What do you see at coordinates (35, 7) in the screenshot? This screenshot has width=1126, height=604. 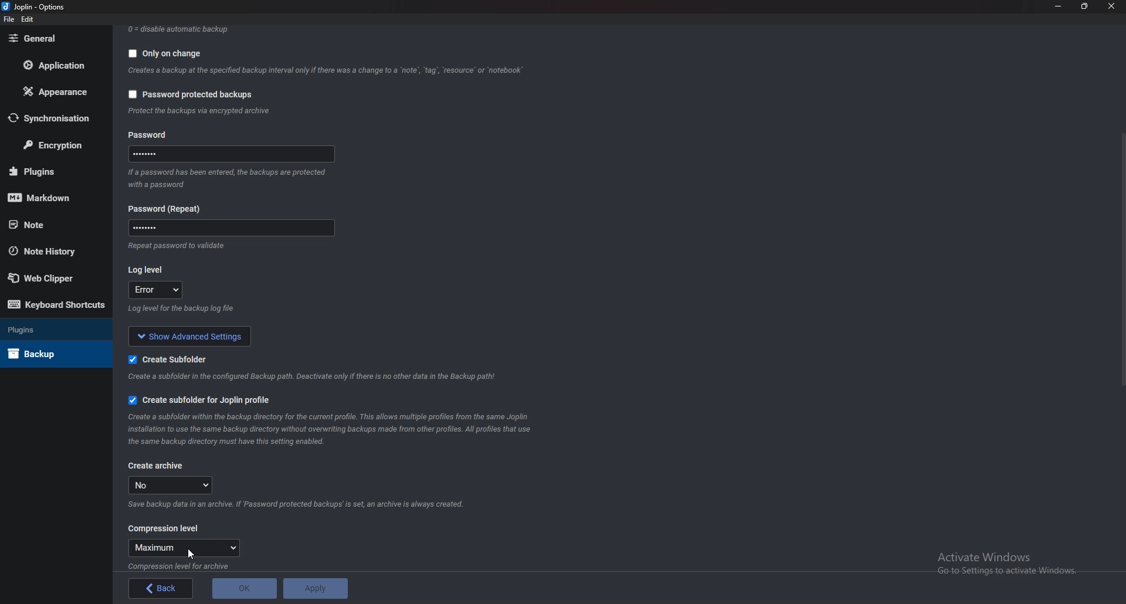 I see `joplin` at bounding box center [35, 7].